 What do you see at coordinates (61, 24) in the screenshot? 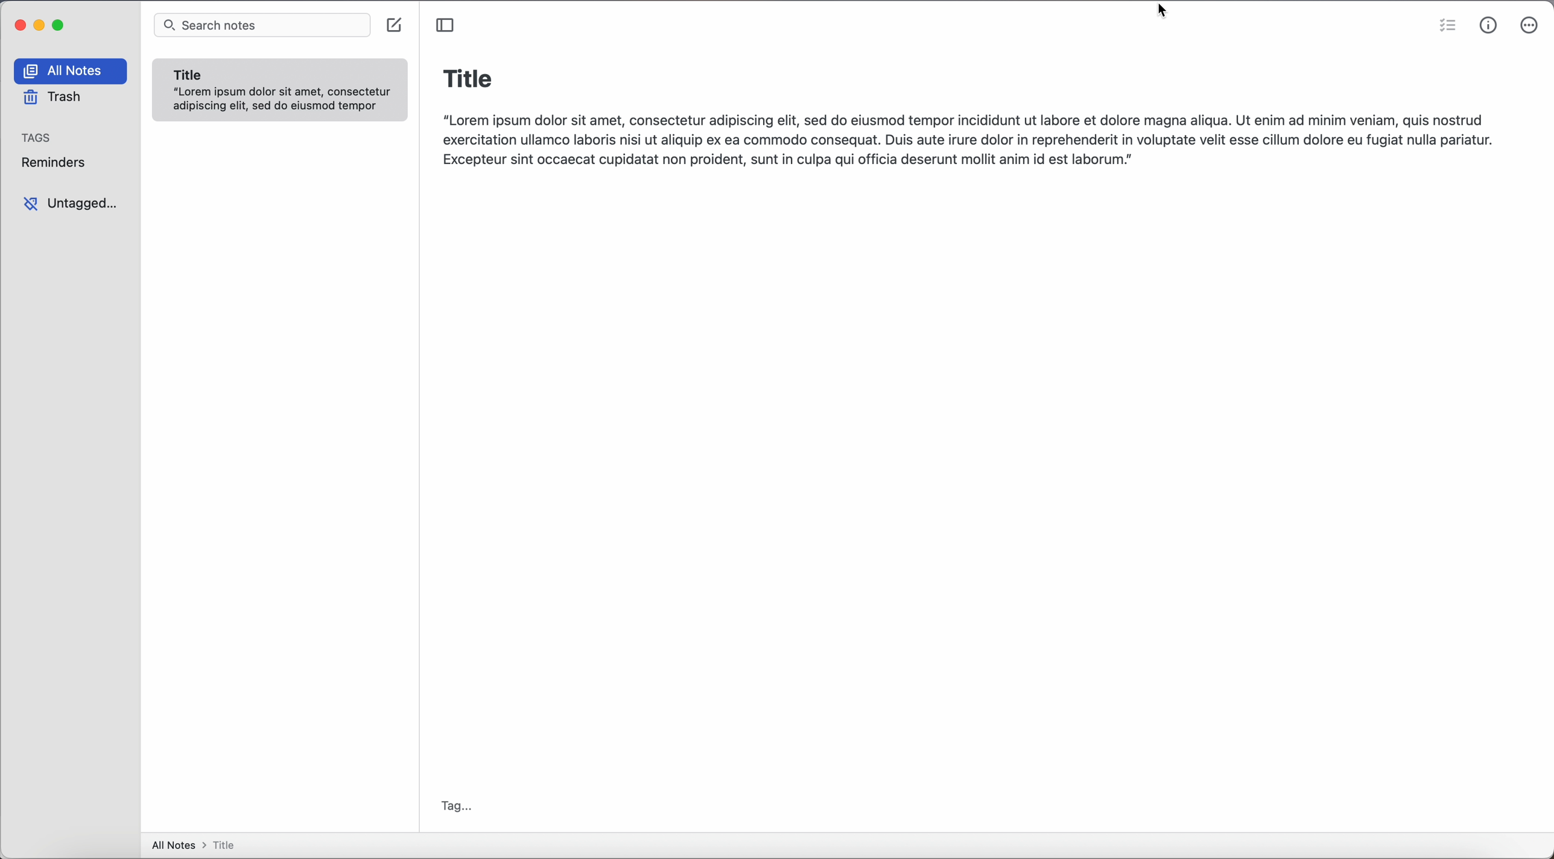
I see `maximize app` at bounding box center [61, 24].